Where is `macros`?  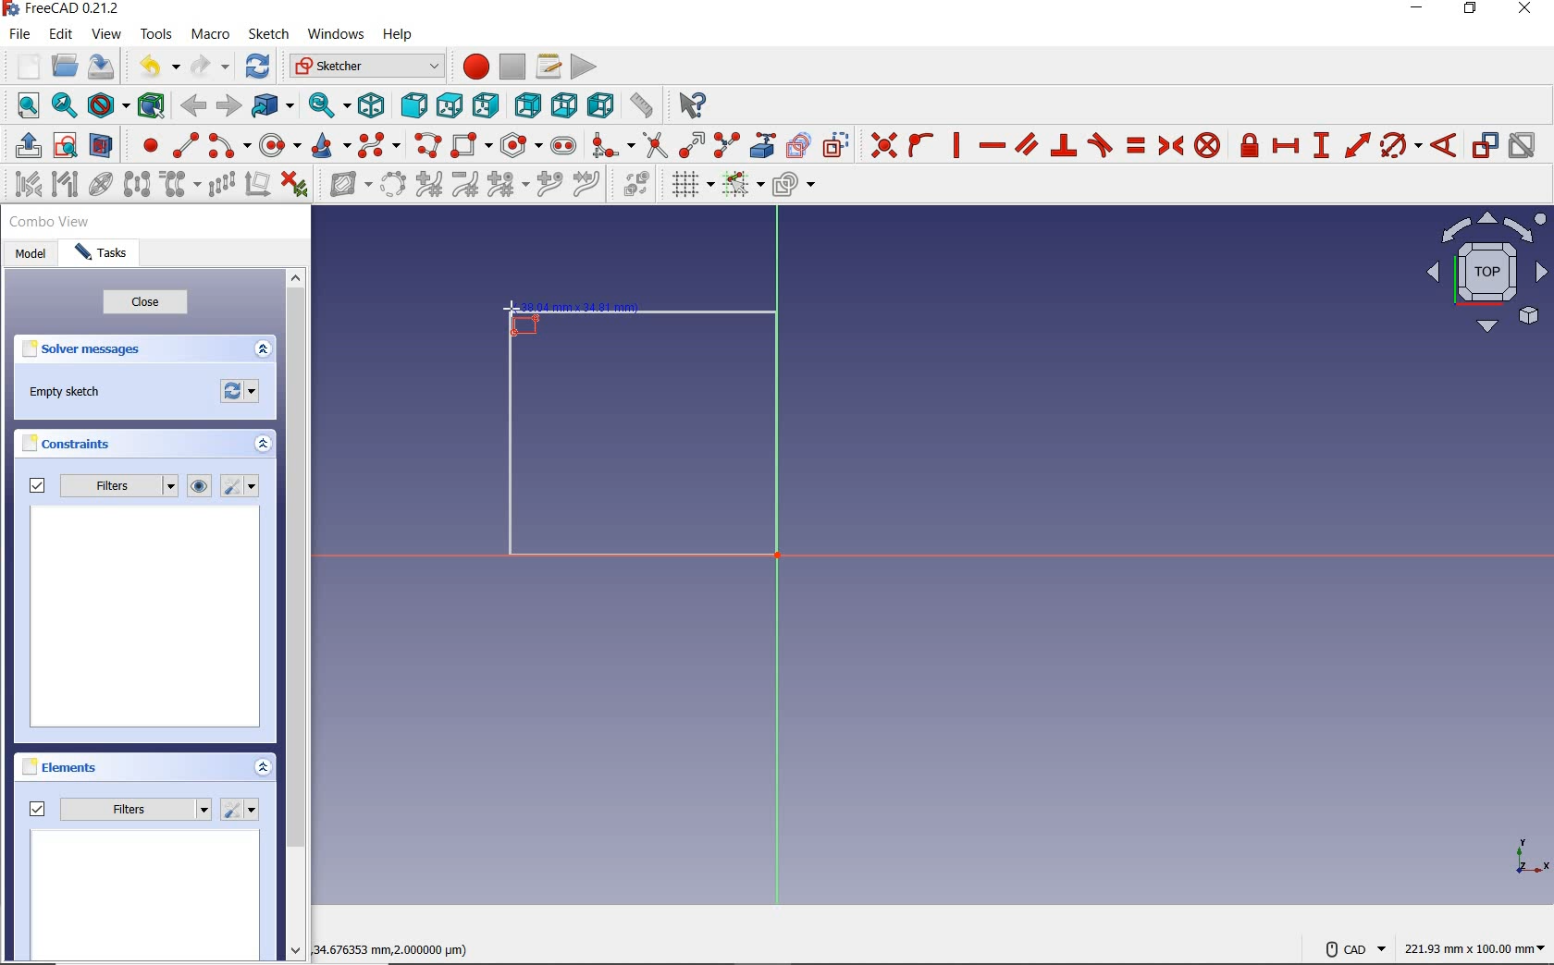 macros is located at coordinates (549, 67).